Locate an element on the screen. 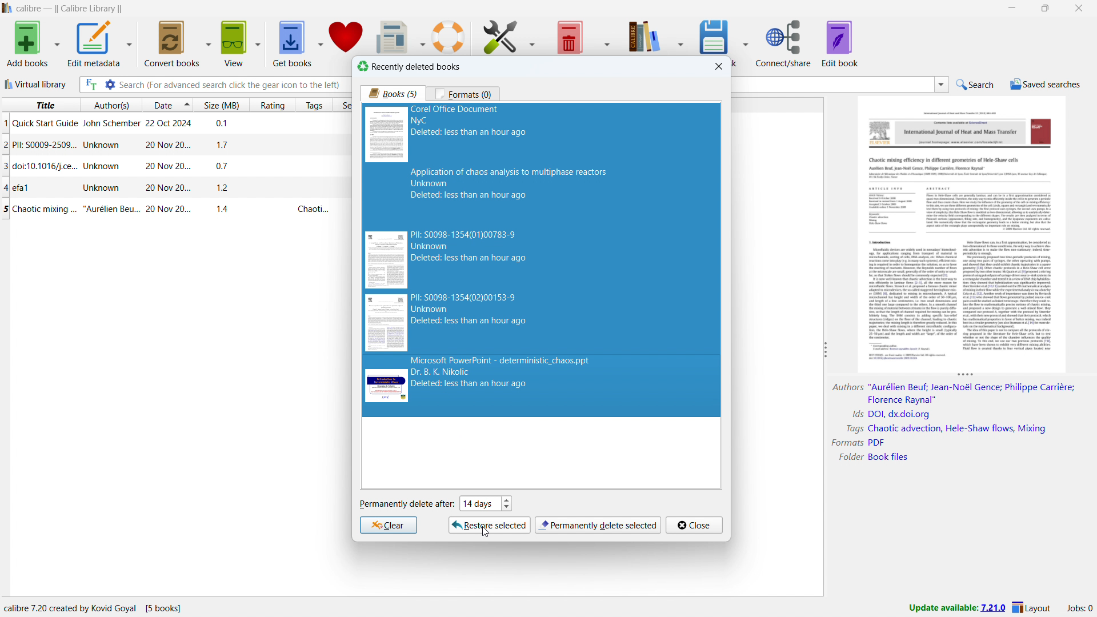 This screenshot has height=617, width=1097. connect/share is located at coordinates (783, 42).